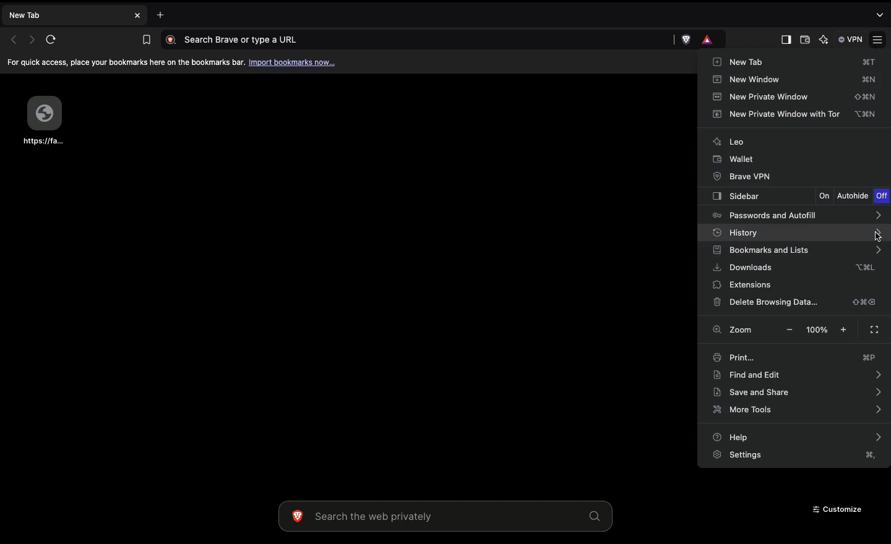 This screenshot has height=544, width=891. I want to click on rewards, so click(708, 39).